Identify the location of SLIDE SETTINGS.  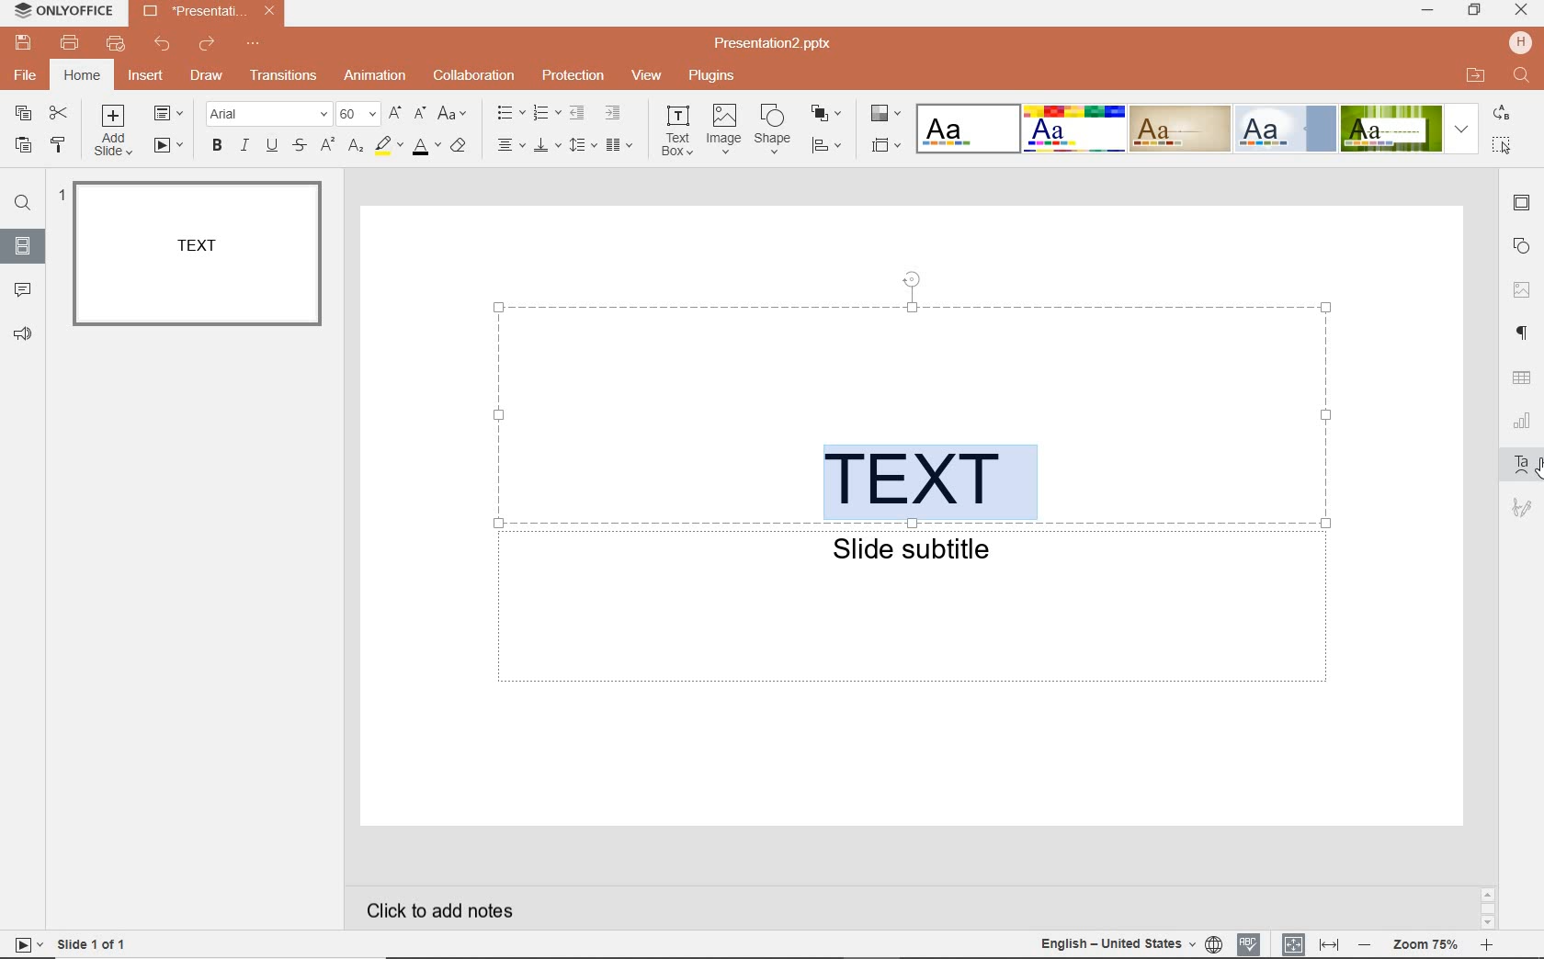
(1524, 203).